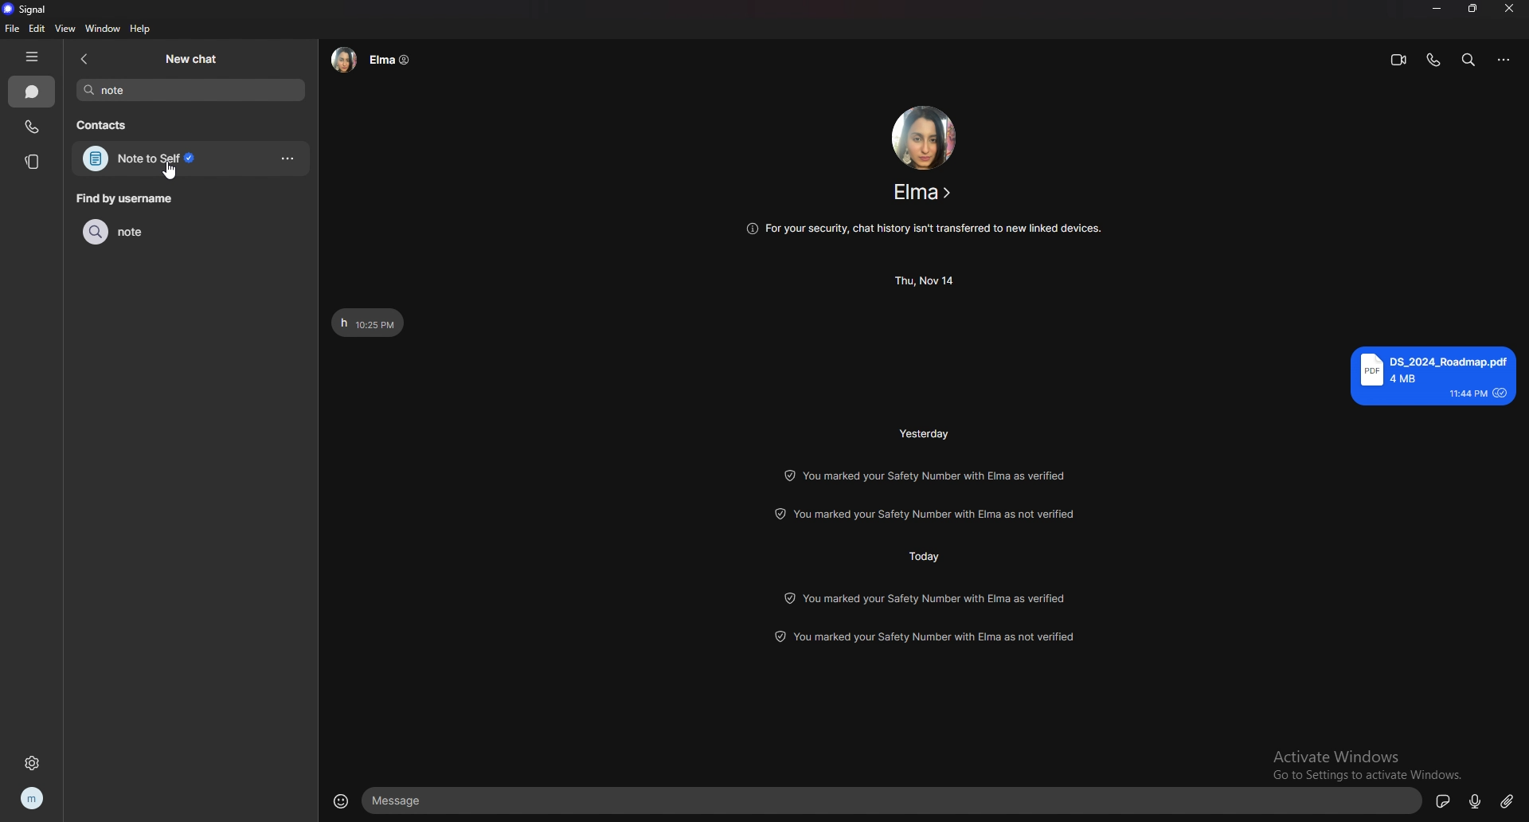 The width and height of the screenshot is (1529, 822). Describe the element at coordinates (31, 161) in the screenshot. I see `stories` at that location.